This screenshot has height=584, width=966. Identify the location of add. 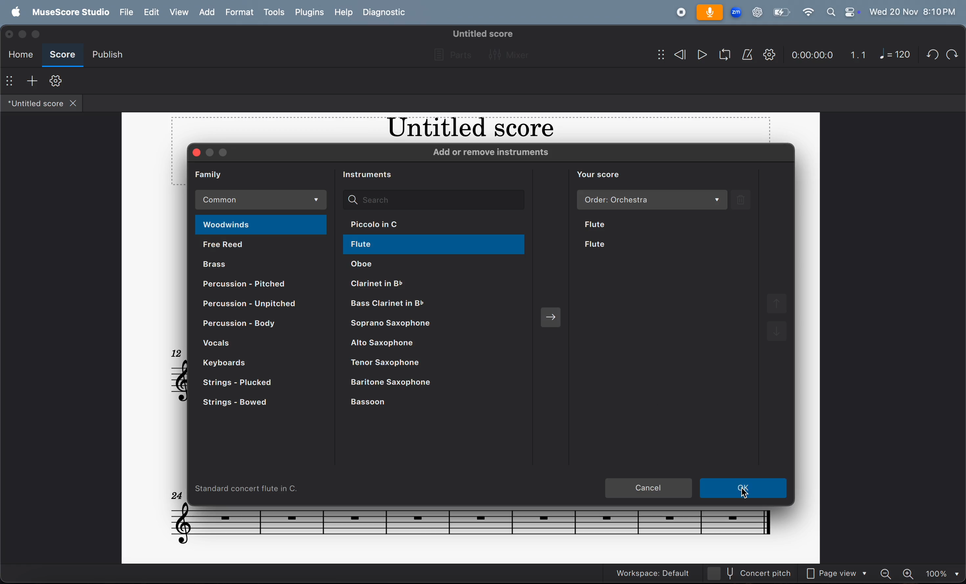
(206, 13).